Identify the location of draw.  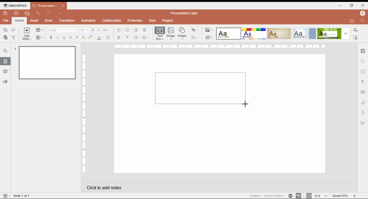
(49, 21).